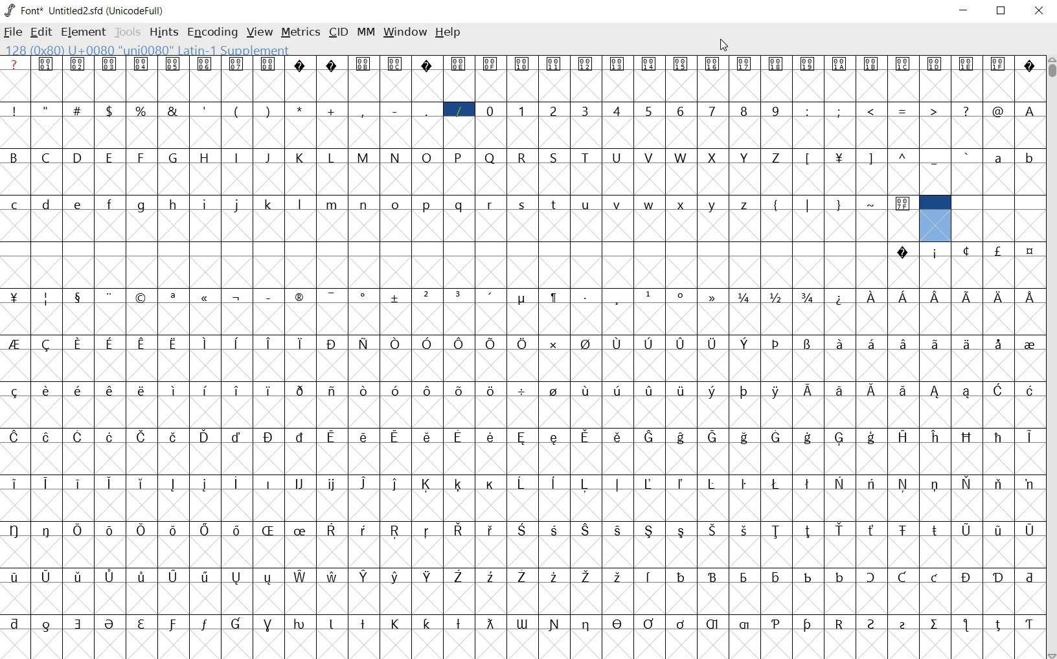  What do you see at coordinates (968, 484) in the screenshot?
I see `Symbol` at bounding box center [968, 484].